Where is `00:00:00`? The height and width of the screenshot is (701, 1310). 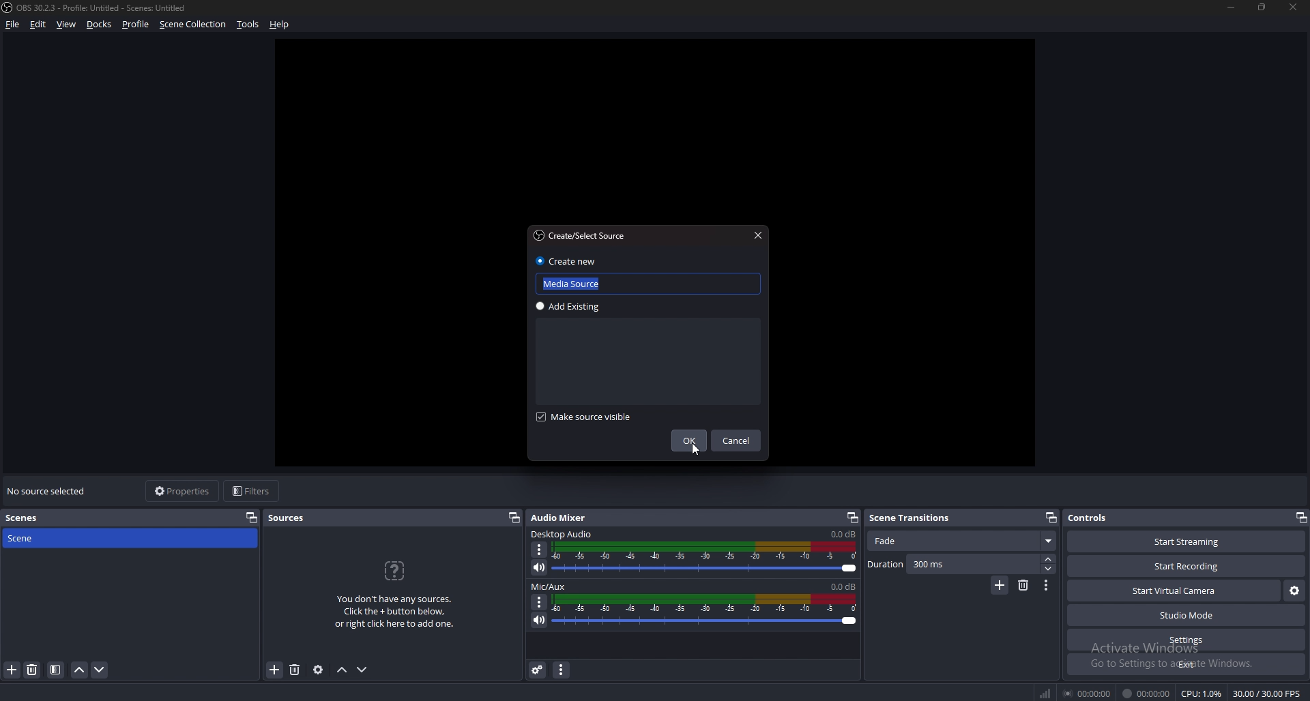
00:00:00 is located at coordinates (1146, 693).